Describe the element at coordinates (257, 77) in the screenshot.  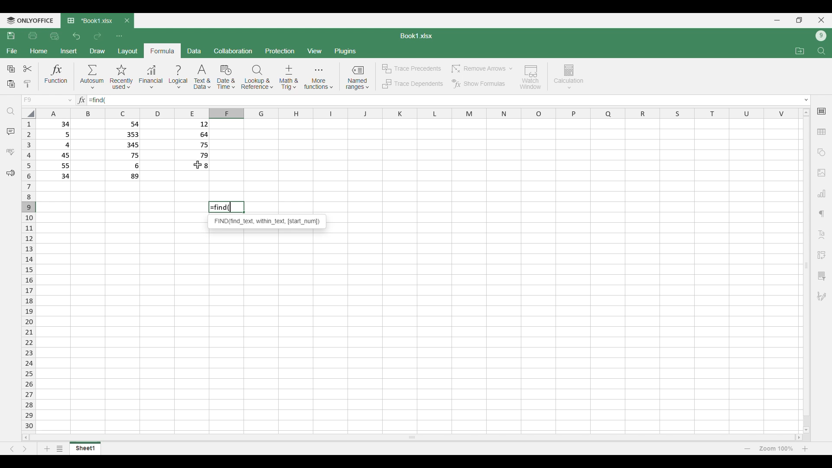
I see `Lookup and reference` at that location.